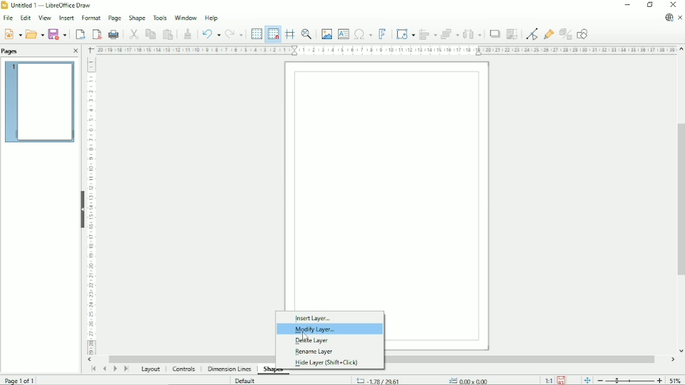  I want to click on Fit page to current window, so click(587, 380).